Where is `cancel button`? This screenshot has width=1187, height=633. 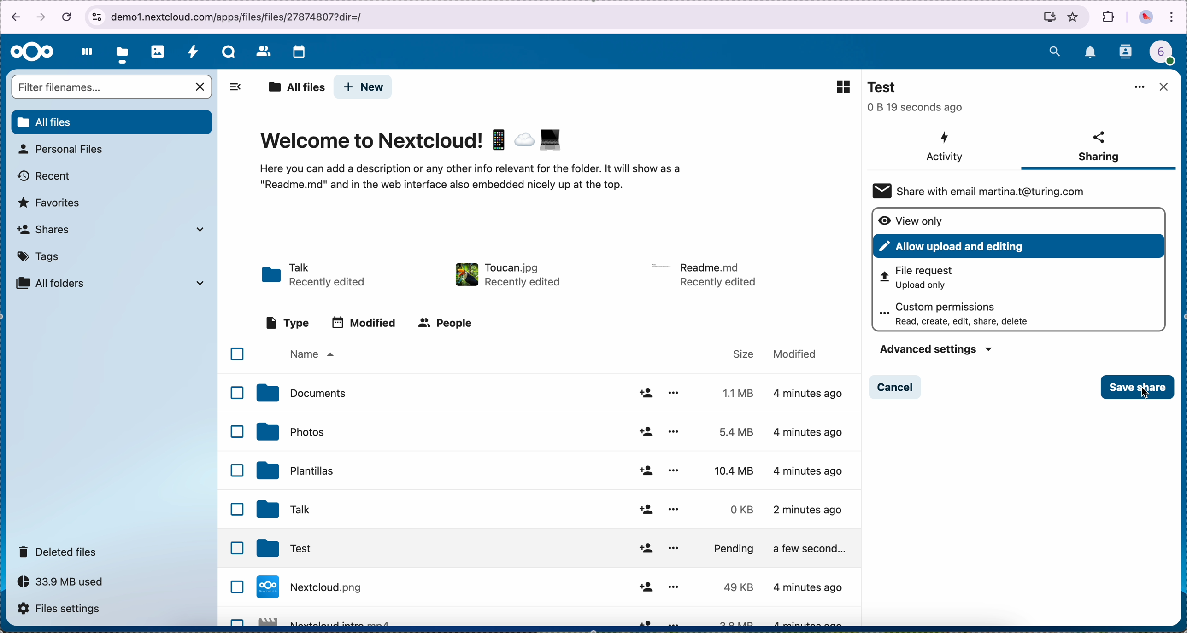
cancel button is located at coordinates (896, 387).